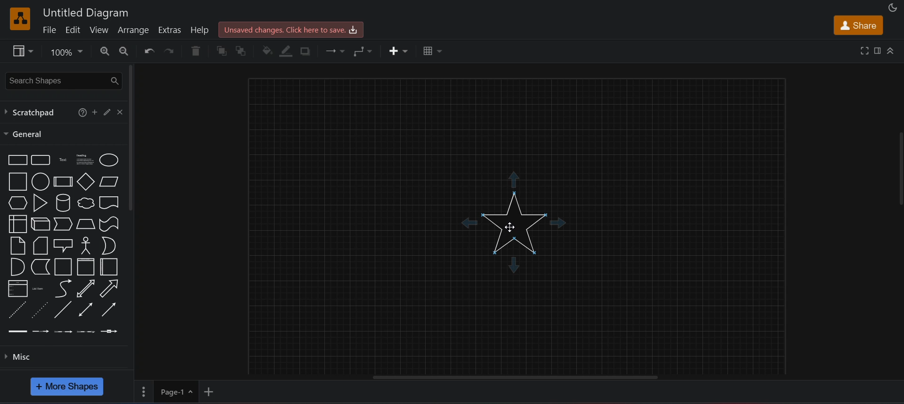 Image resolution: width=904 pixels, height=404 pixels. Describe the element at coordinates (198, 29) in the screenshot. I see `help` at that location.